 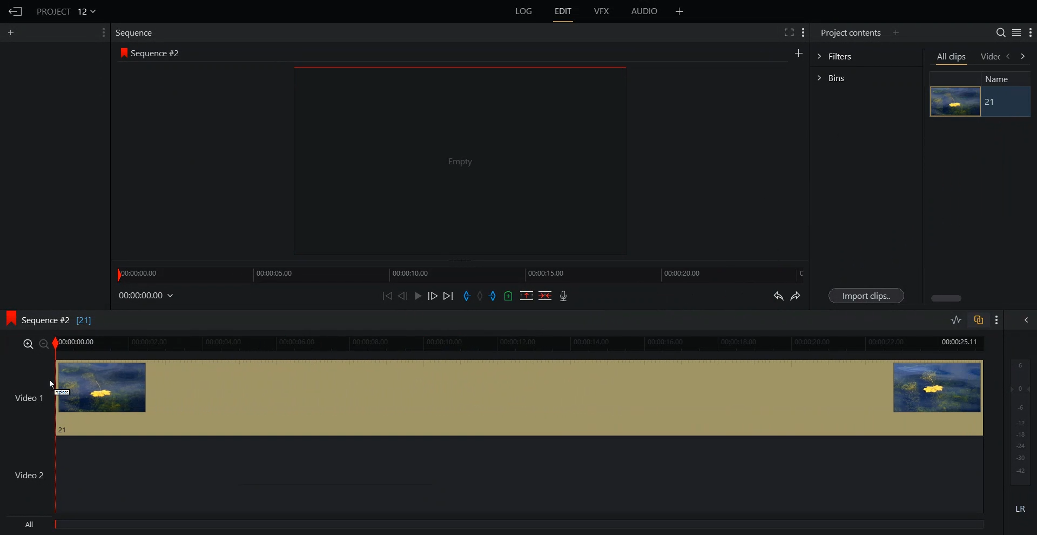 What do you see at coordinates (992, 102) in the screenshot?
I see `21` at bounding box center [992, 102].